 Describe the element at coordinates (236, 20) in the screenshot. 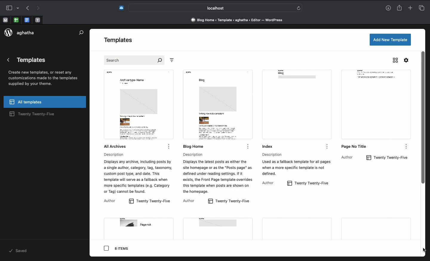

I see `Address` at that location.